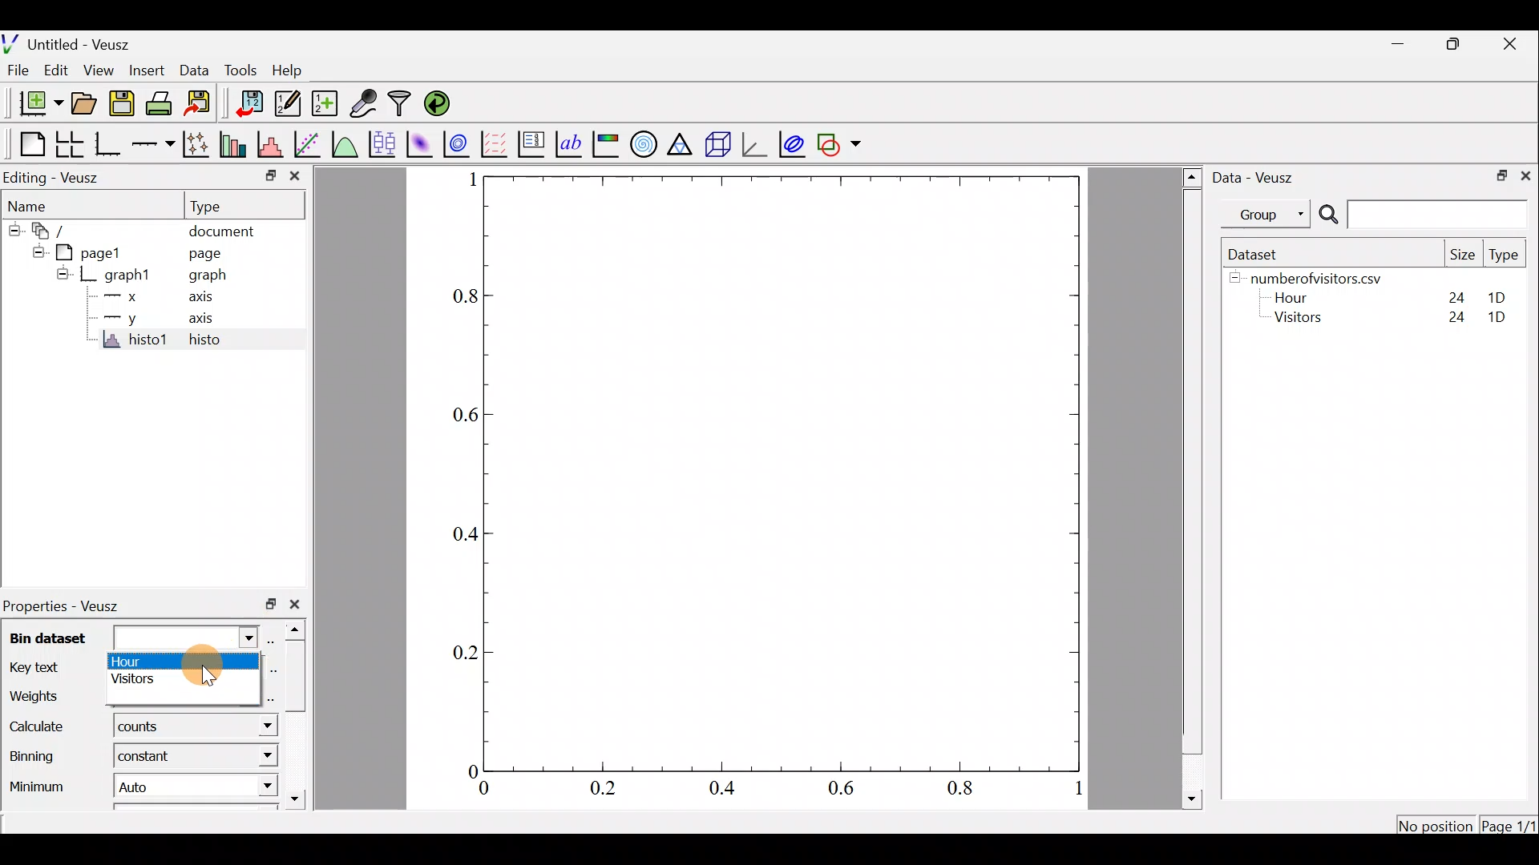  What do you see at coordinates (211, 662) in the screenshot?
I see `Cursor` at bounding box center [211, 662].